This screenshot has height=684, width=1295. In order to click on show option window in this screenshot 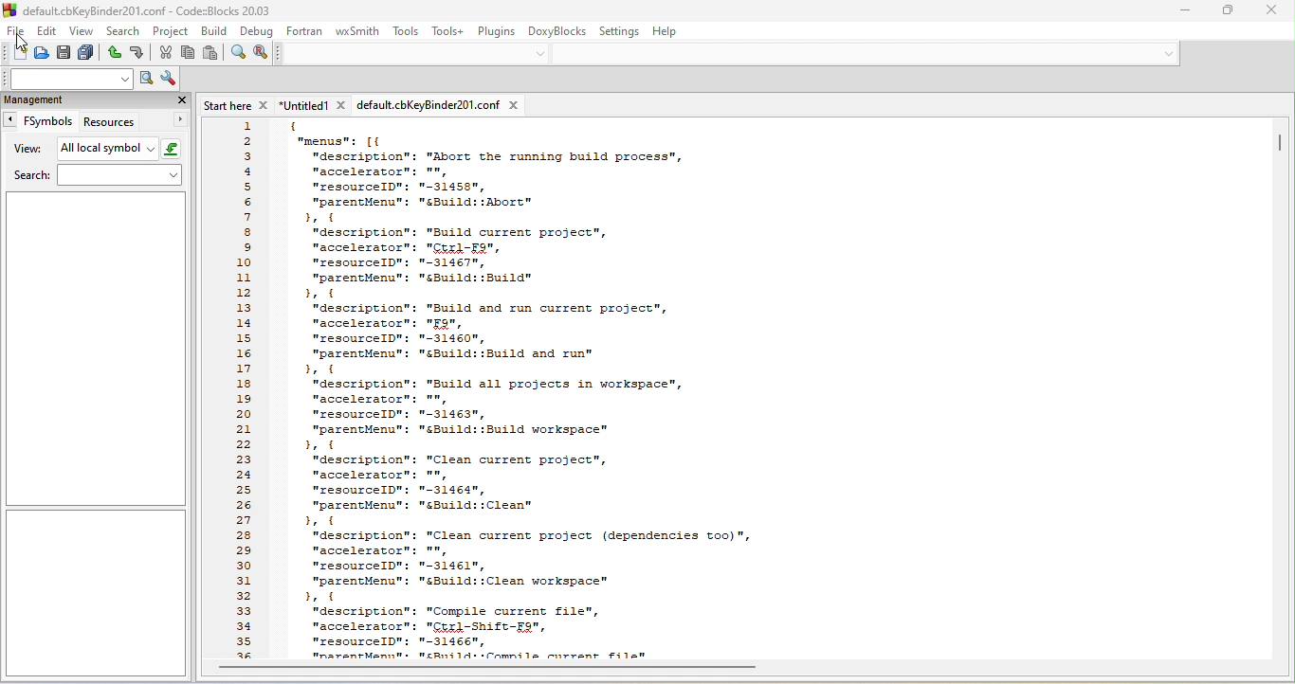, I will do `click(168, 79)`.